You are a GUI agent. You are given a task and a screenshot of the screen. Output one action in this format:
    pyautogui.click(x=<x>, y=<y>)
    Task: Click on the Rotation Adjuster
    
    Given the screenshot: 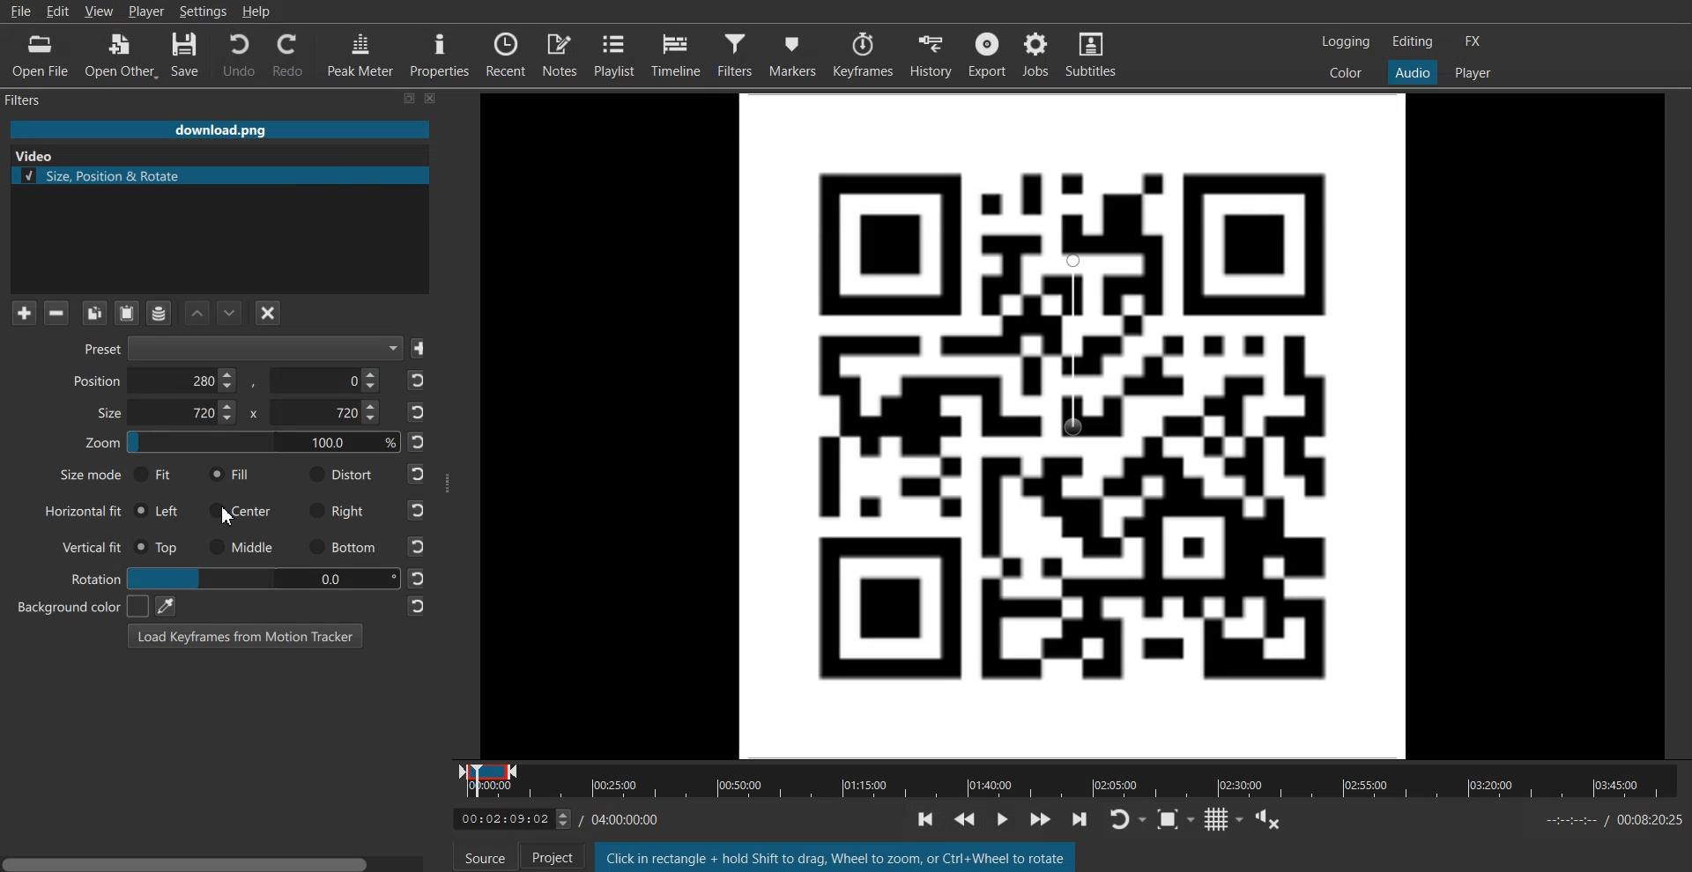 What is the action you would take?
    pyautogui.click(x=93, y=577)
    